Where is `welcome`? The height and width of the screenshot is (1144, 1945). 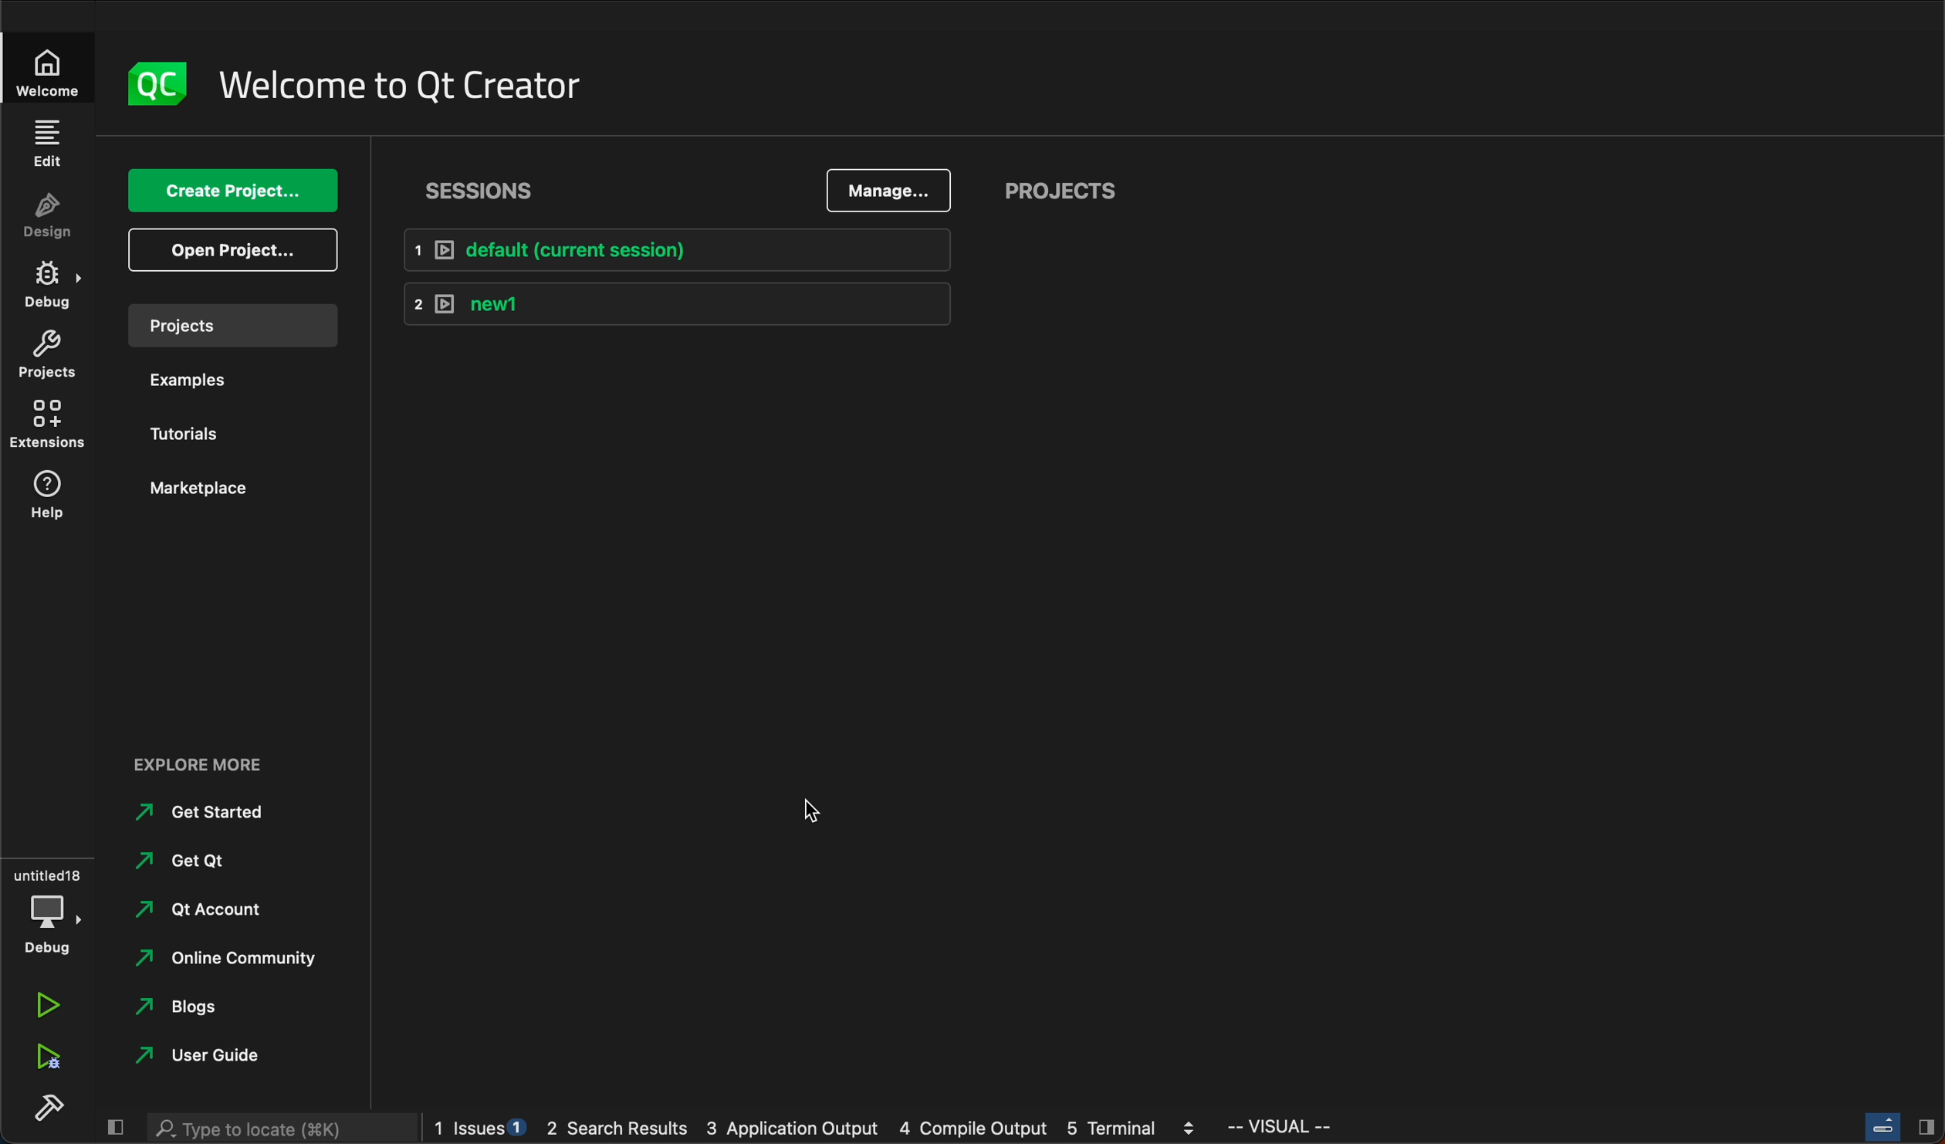 welcome is located at coordinates (411, 83).